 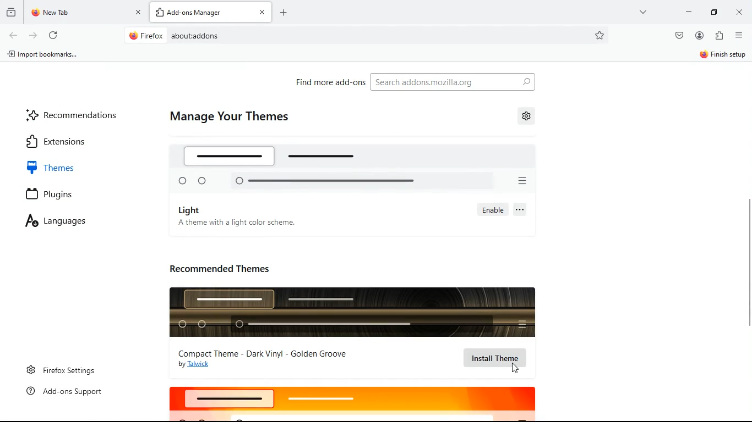 What do you see at coordinates (454, 82) in the screenshot?
I see `search` at bounding box center [454, 82].